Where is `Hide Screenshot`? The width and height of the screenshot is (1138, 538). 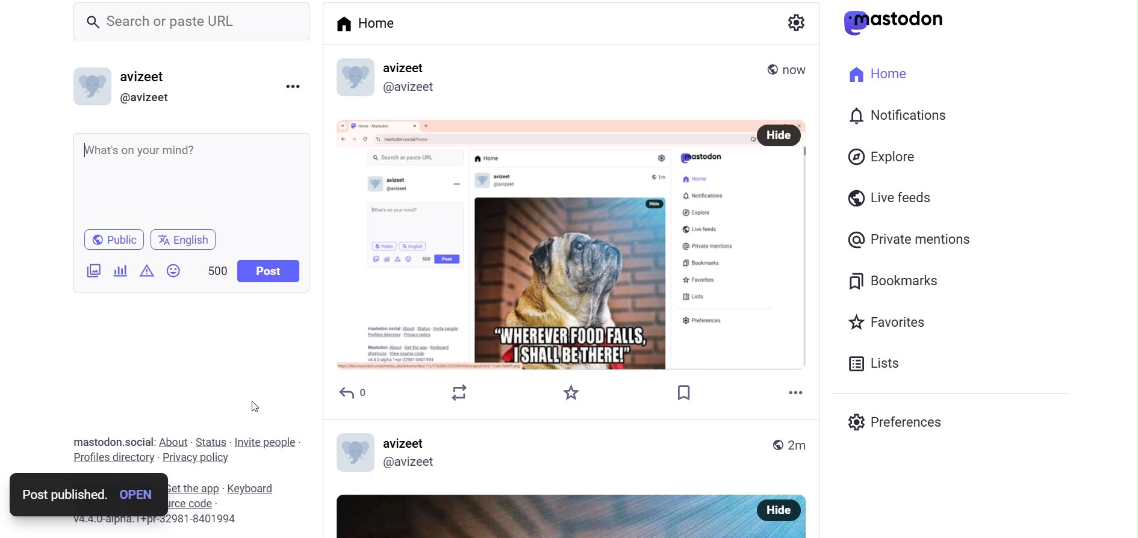 Hide Screenshot is located at coordinates (780, 135).